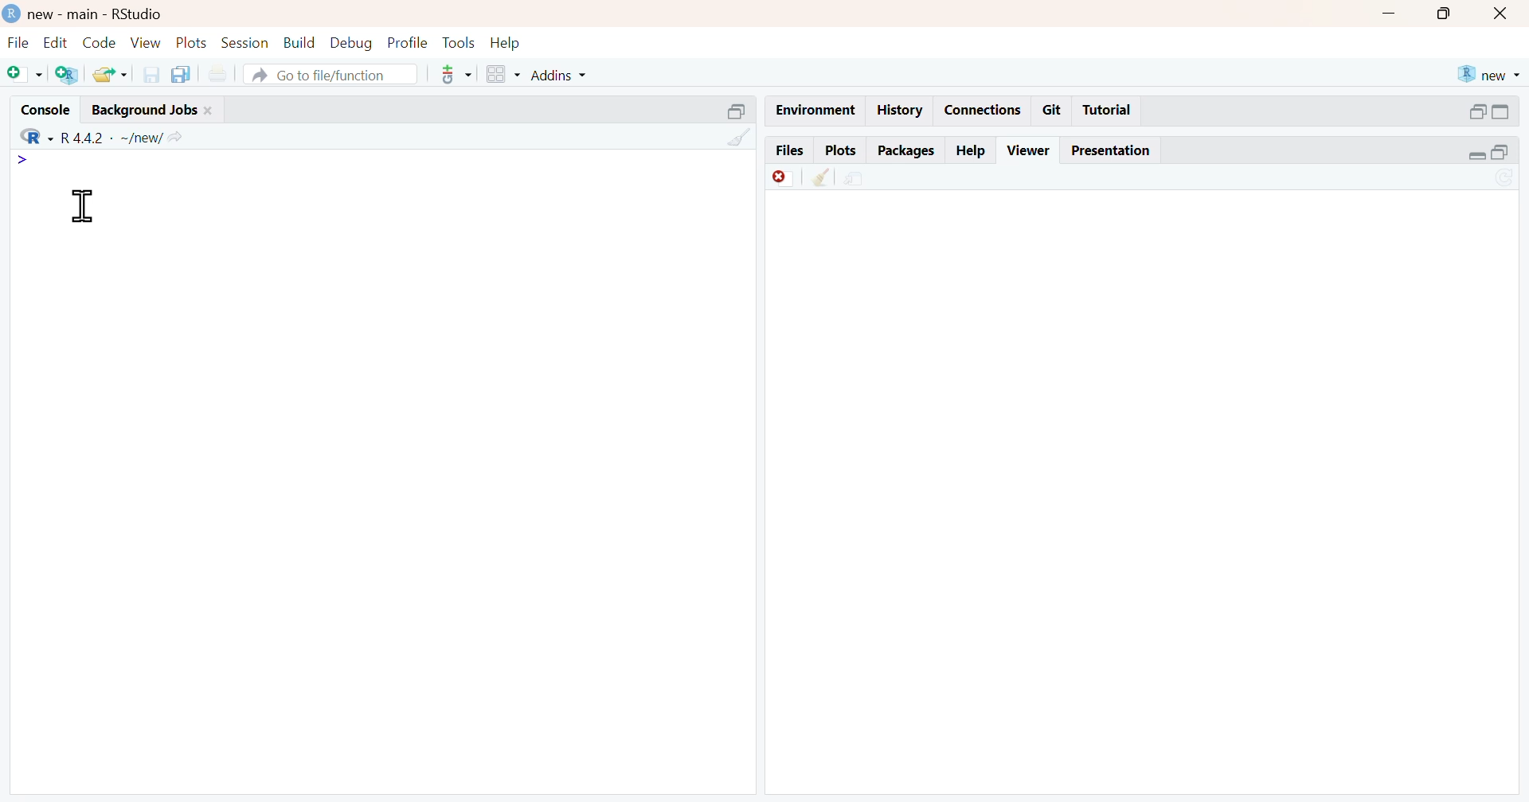  What do you see at coordinates (245, 42) in the screenshot?
I see `session` at bounding box center [245, 42].